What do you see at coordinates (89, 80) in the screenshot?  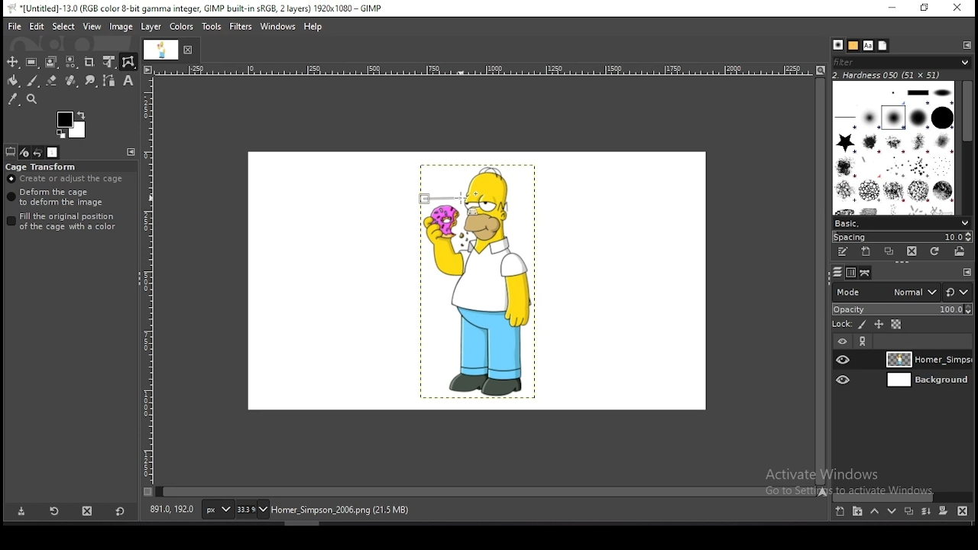 I see `smudge tool` at bounding box center [89, 80].